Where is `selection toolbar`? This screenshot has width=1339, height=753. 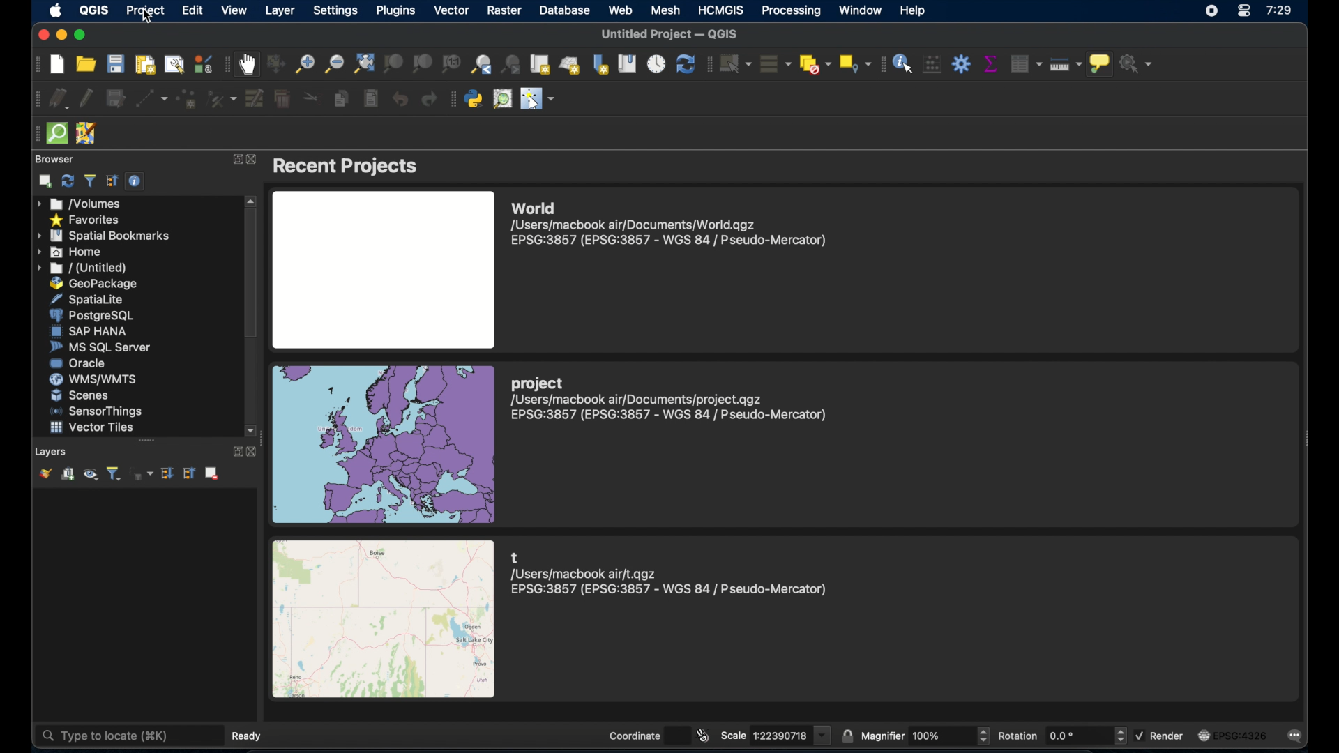
selection toolbar is located at coordinates (709, 66).